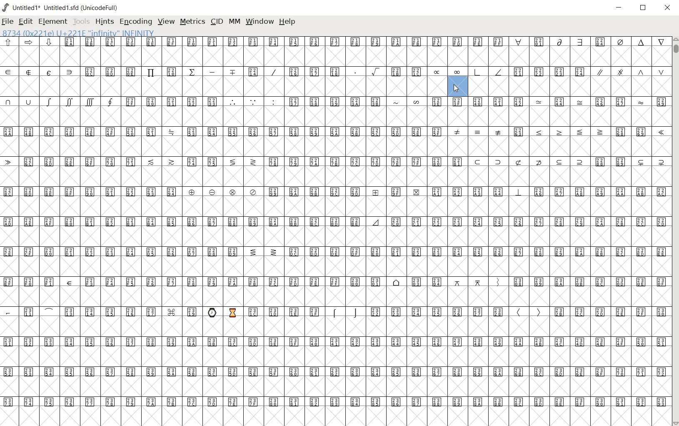 The height and width of the screenshot is (426, 679). What do you see at coordinates (479, 131) in the screenshot?
I see `symbols` at bounding box center [479, 131].